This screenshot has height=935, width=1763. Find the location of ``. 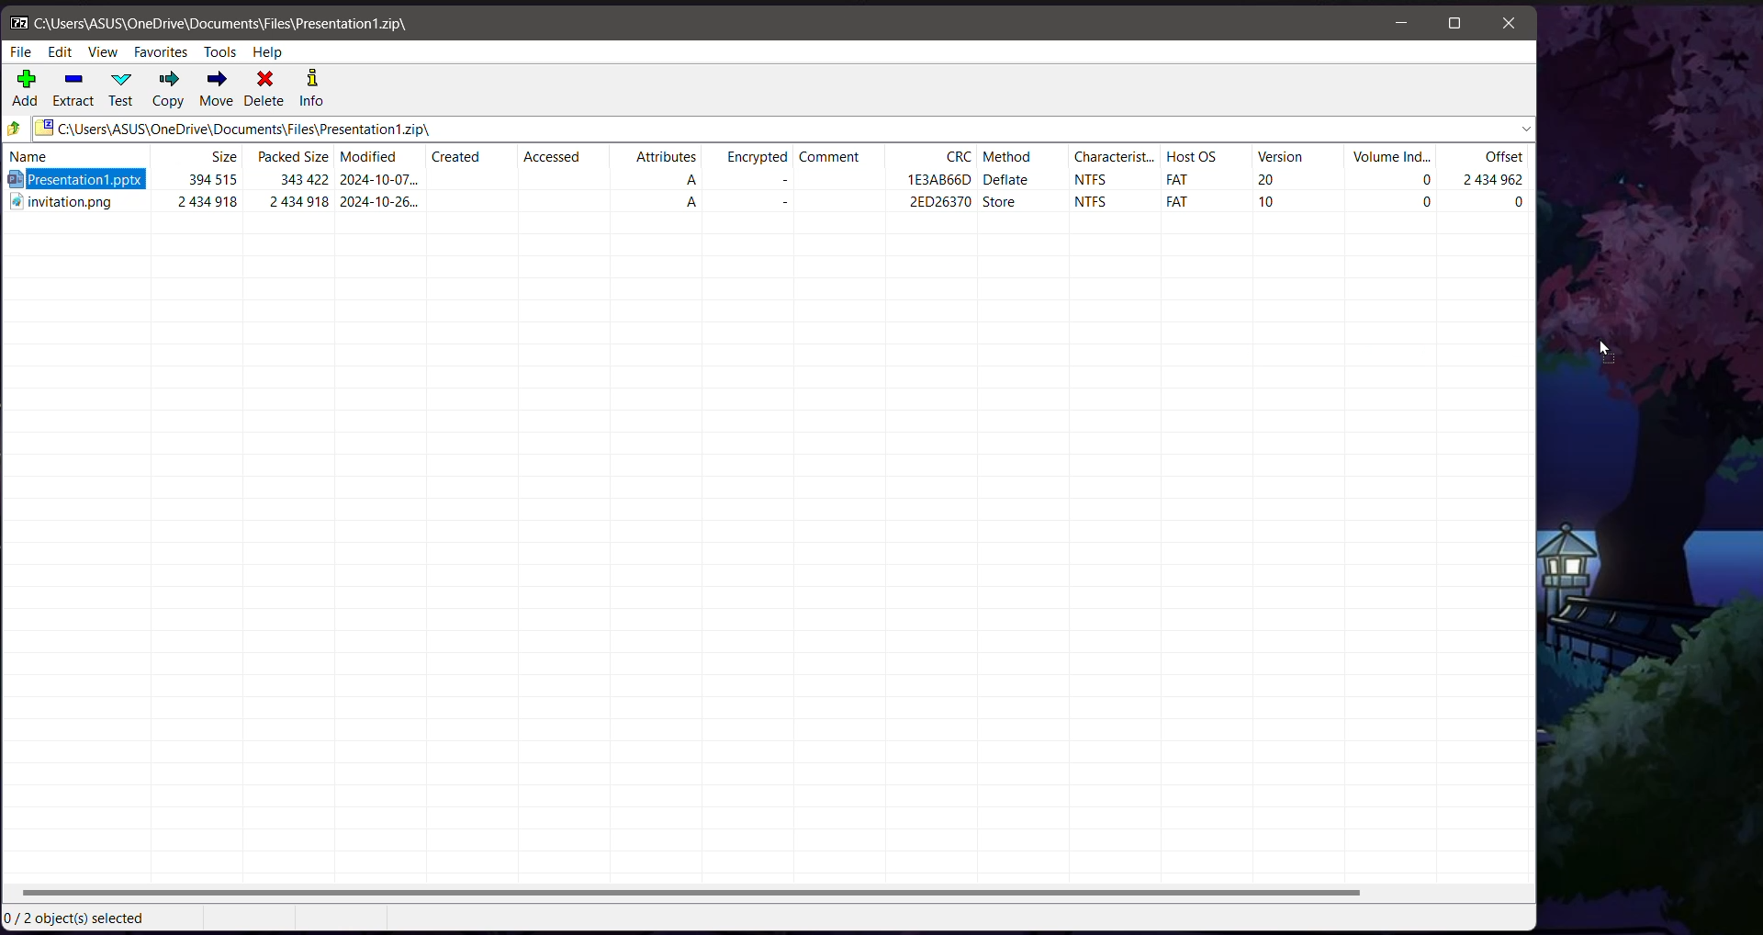

 is located at coordinates (76, 920).